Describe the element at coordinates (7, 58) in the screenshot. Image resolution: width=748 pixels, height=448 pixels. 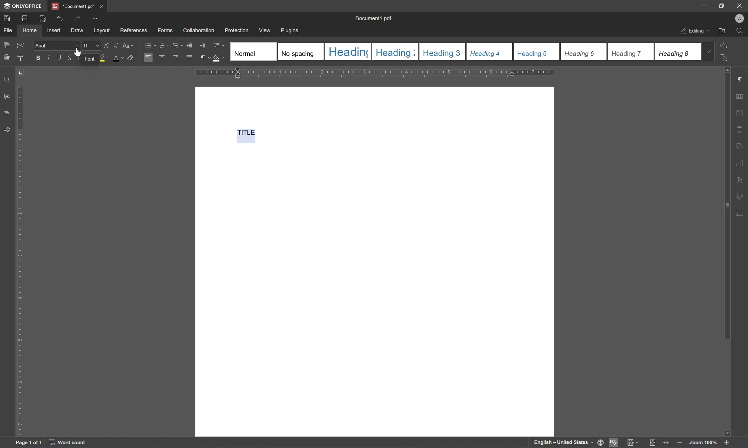
I see `paste` at that location.